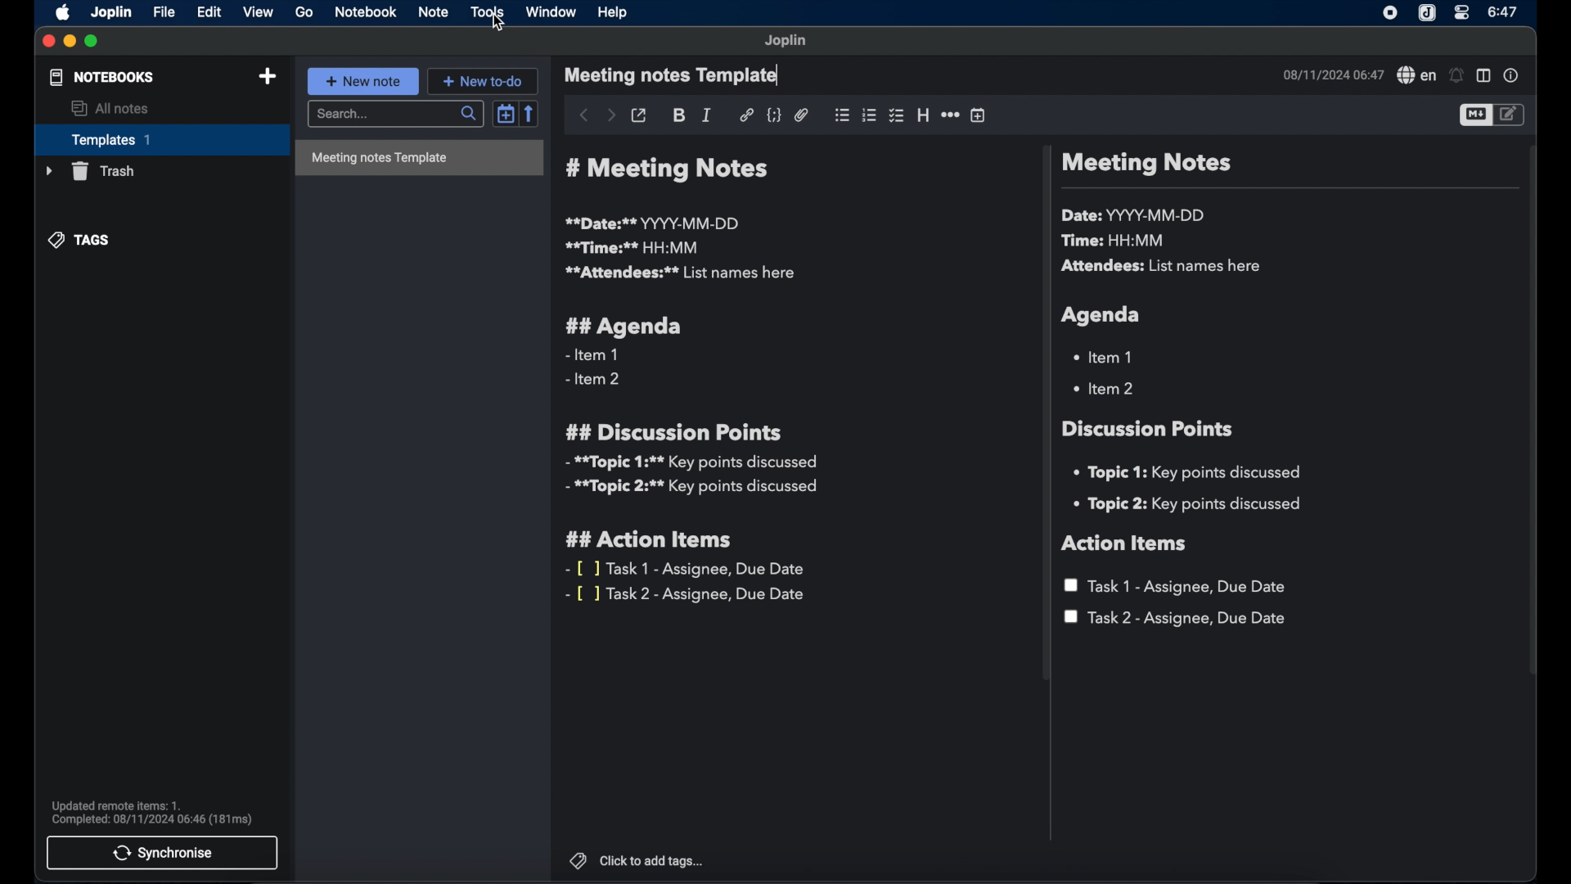 The width and height of the screenshot is (1571, 884). Describe the element at coordinates (1117, 241) in the screenshot. I see `time: HH:MM` at that location.